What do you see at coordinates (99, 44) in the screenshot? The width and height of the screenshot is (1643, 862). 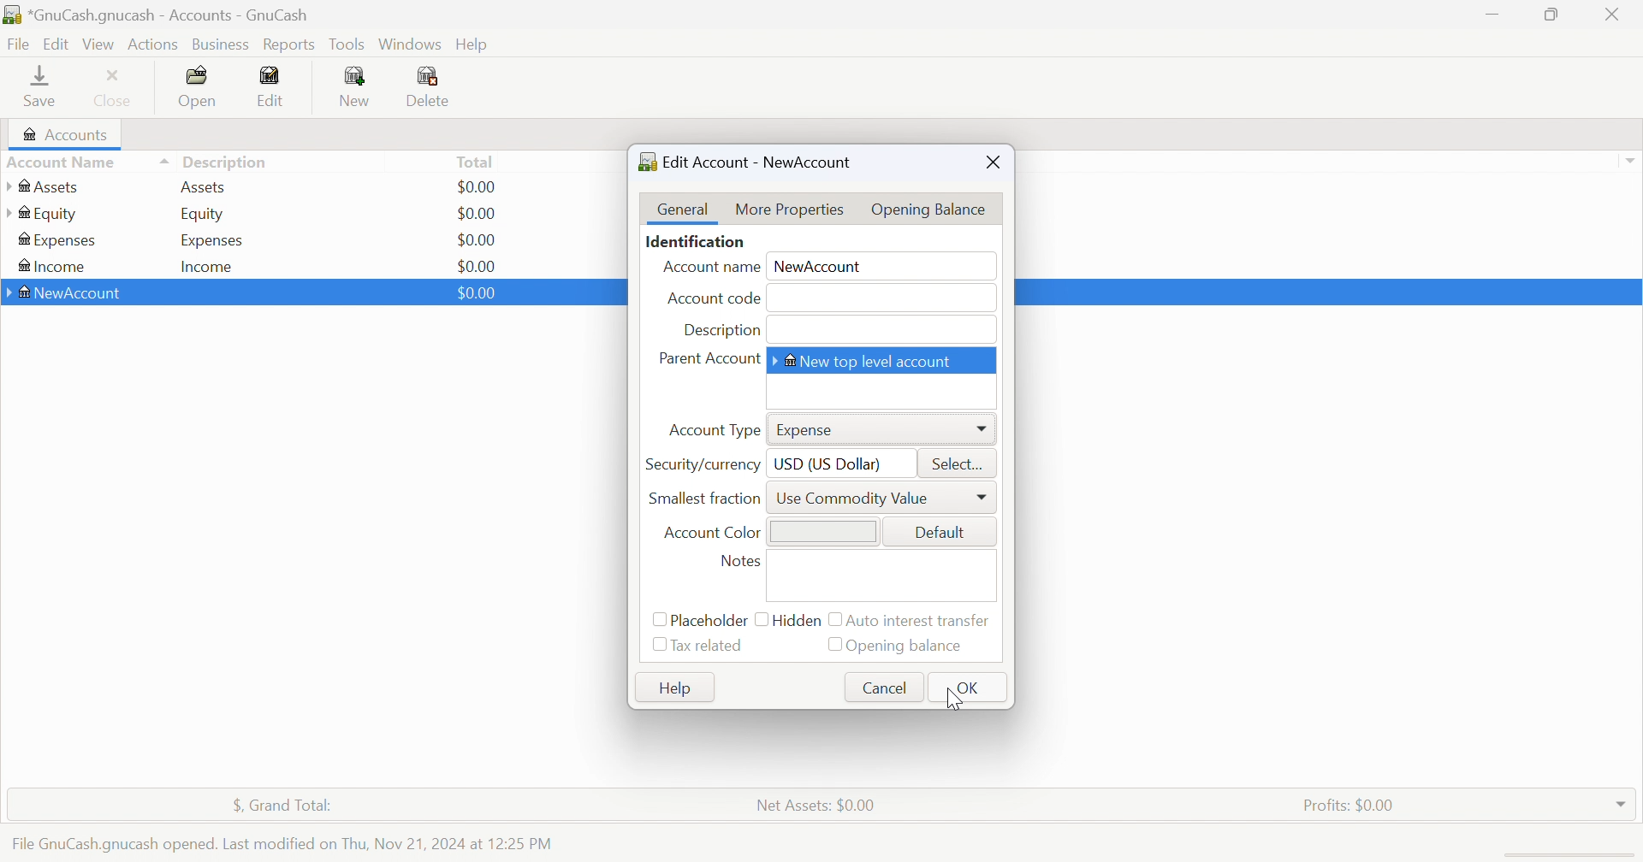 I see `Vies` at bounding box center [99, 44].